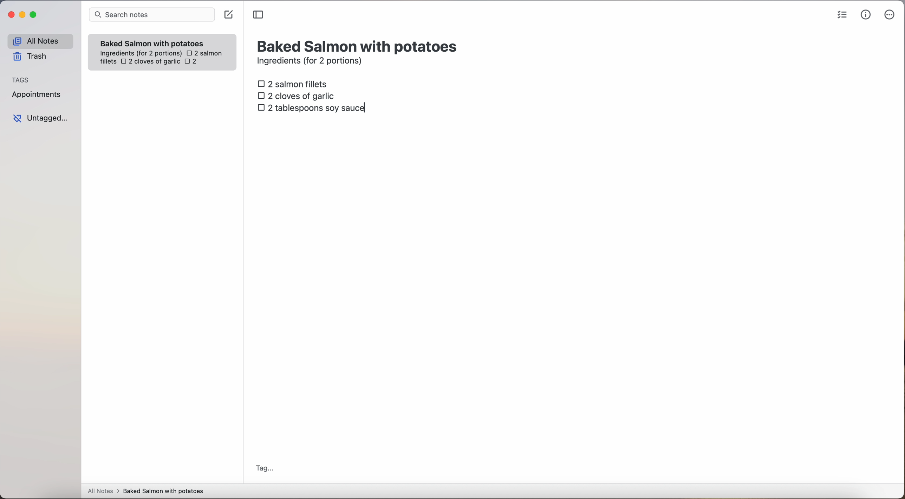  What do you see at coordinates (891, 15) in the screenshot?
I see `more options` at bounding box center [891, 15].